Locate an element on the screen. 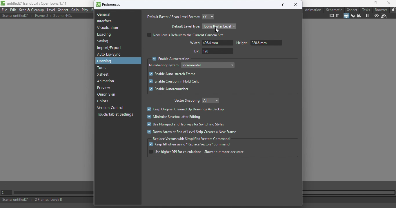 This screenshot has height=208, width=396. DPI is located at coordinates (212, 51).